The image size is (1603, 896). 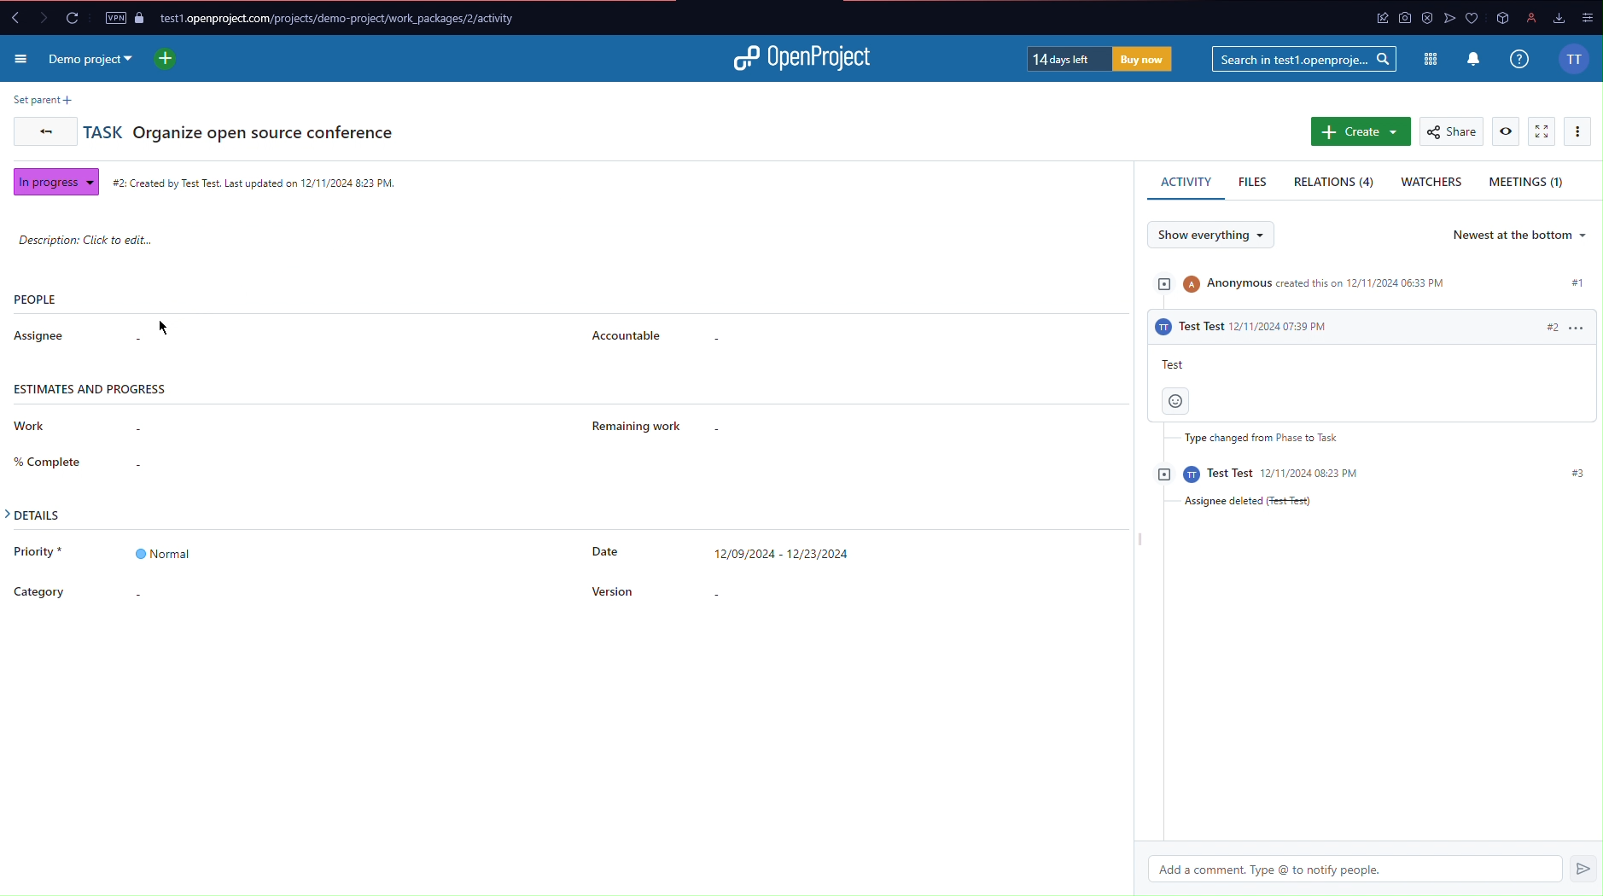 I want to click on Category, so click(x=37, y=591).